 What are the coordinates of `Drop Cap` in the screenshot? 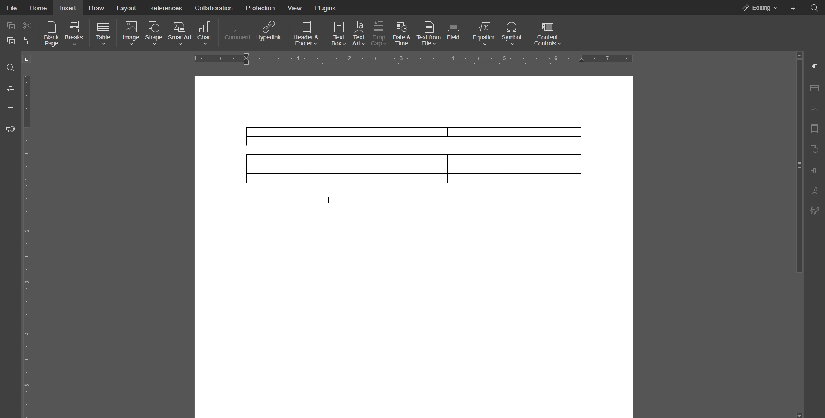 It's located at (379, 34).